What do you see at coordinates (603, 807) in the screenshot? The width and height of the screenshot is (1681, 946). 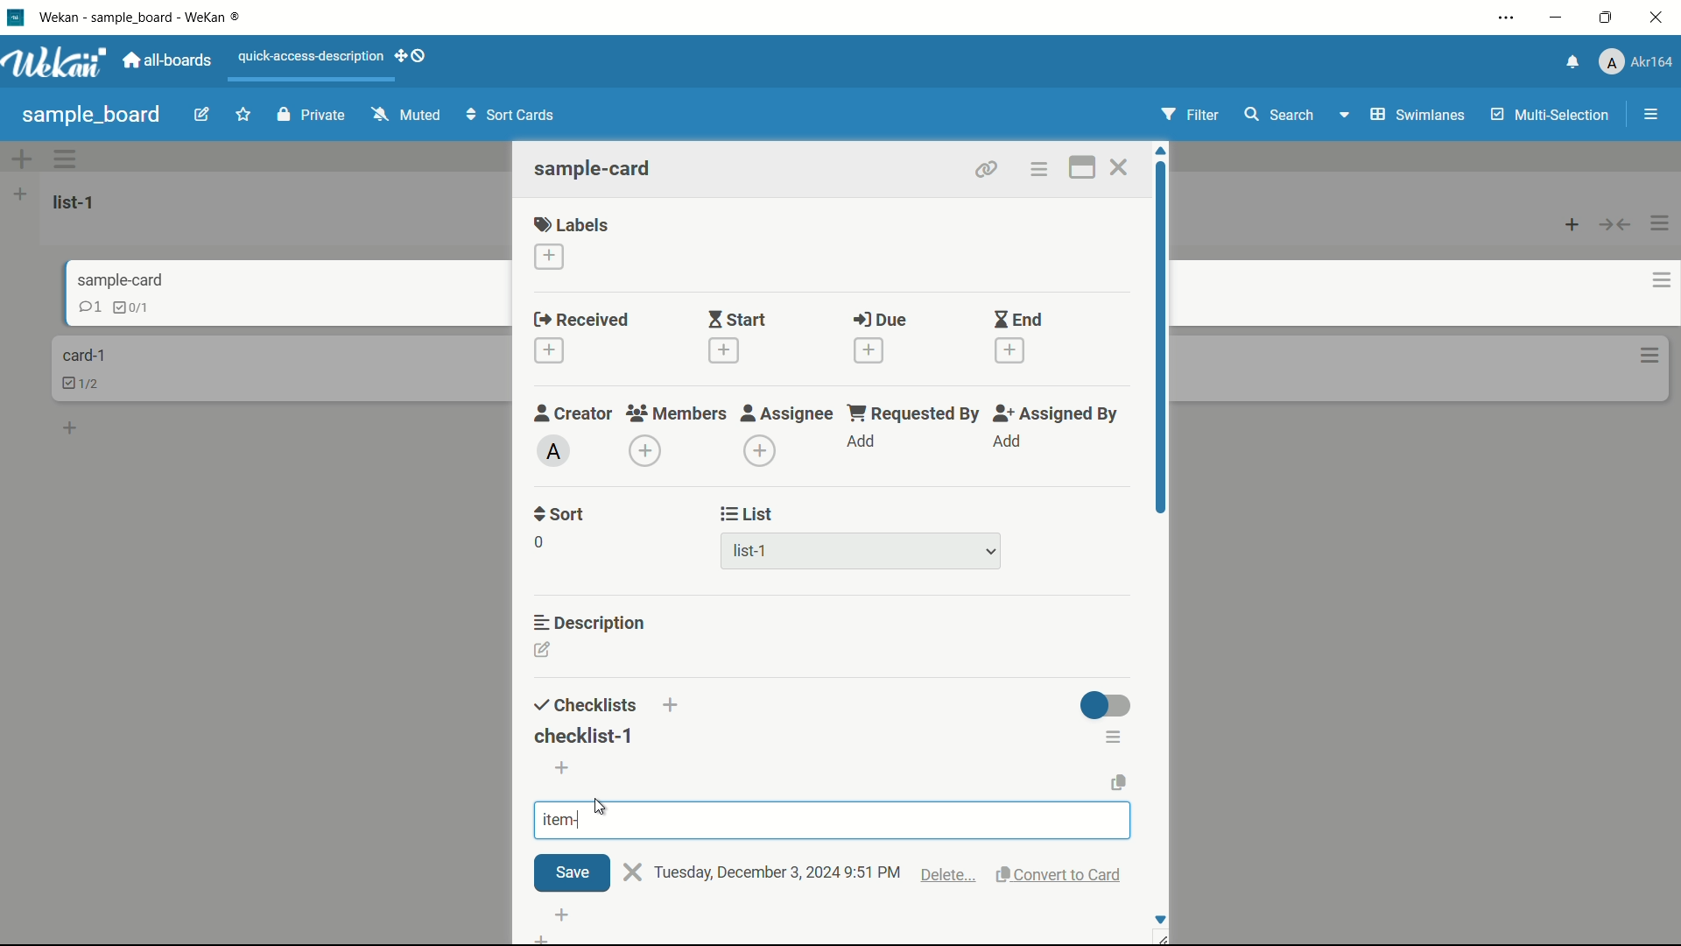 I see `cursor` at bounding box center [603, 807].